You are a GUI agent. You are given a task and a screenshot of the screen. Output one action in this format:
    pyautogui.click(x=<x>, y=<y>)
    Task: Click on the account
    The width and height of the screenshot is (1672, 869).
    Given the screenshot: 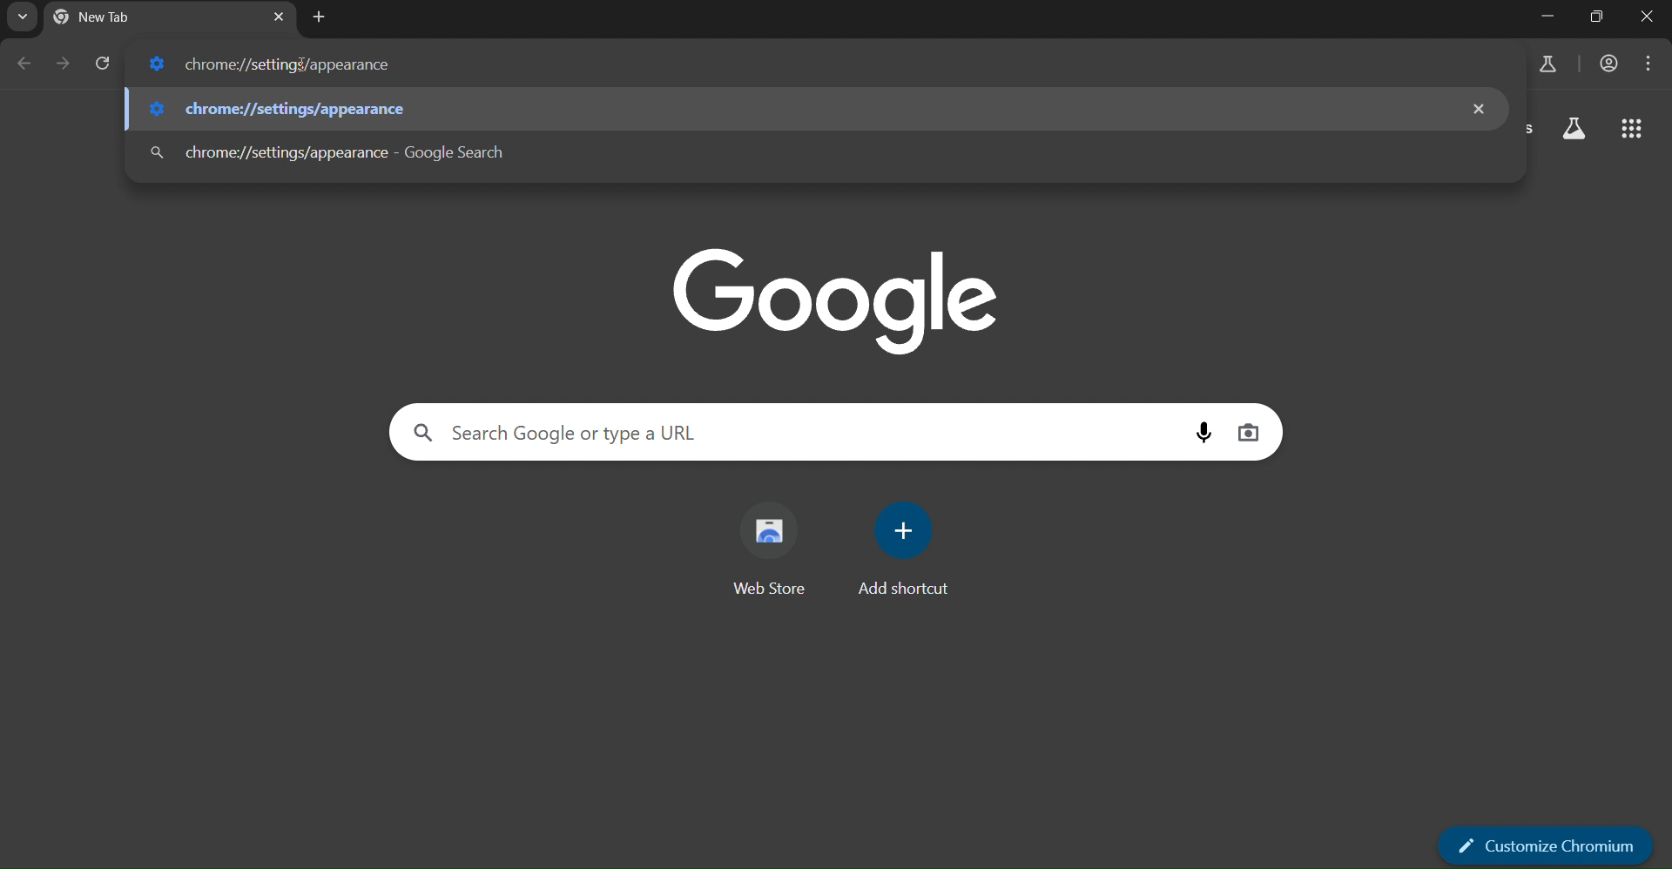 What is the action you would take?
    pyautogui.click(x=1610, y=64)
    